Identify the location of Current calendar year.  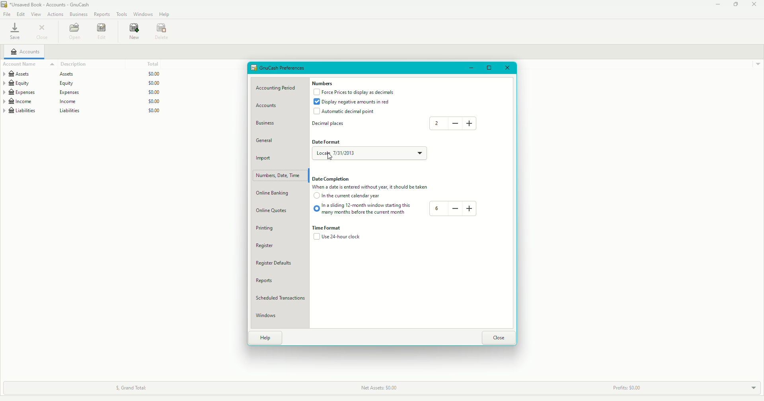
(349, 197).